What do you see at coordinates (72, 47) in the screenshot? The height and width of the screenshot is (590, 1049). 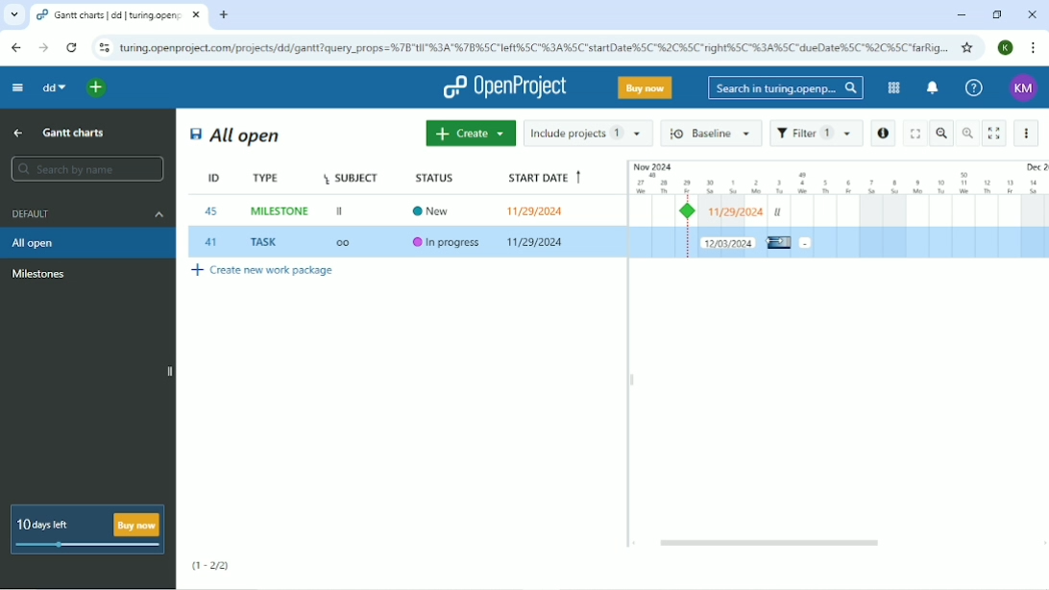 I see `Reload this page` at bounding box center [72, 47].